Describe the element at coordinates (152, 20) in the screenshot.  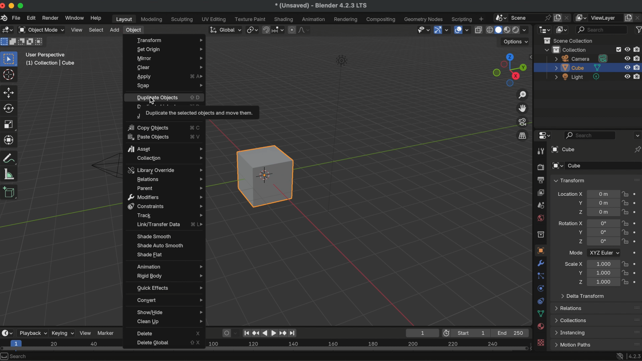
I see `modelling` at that location.